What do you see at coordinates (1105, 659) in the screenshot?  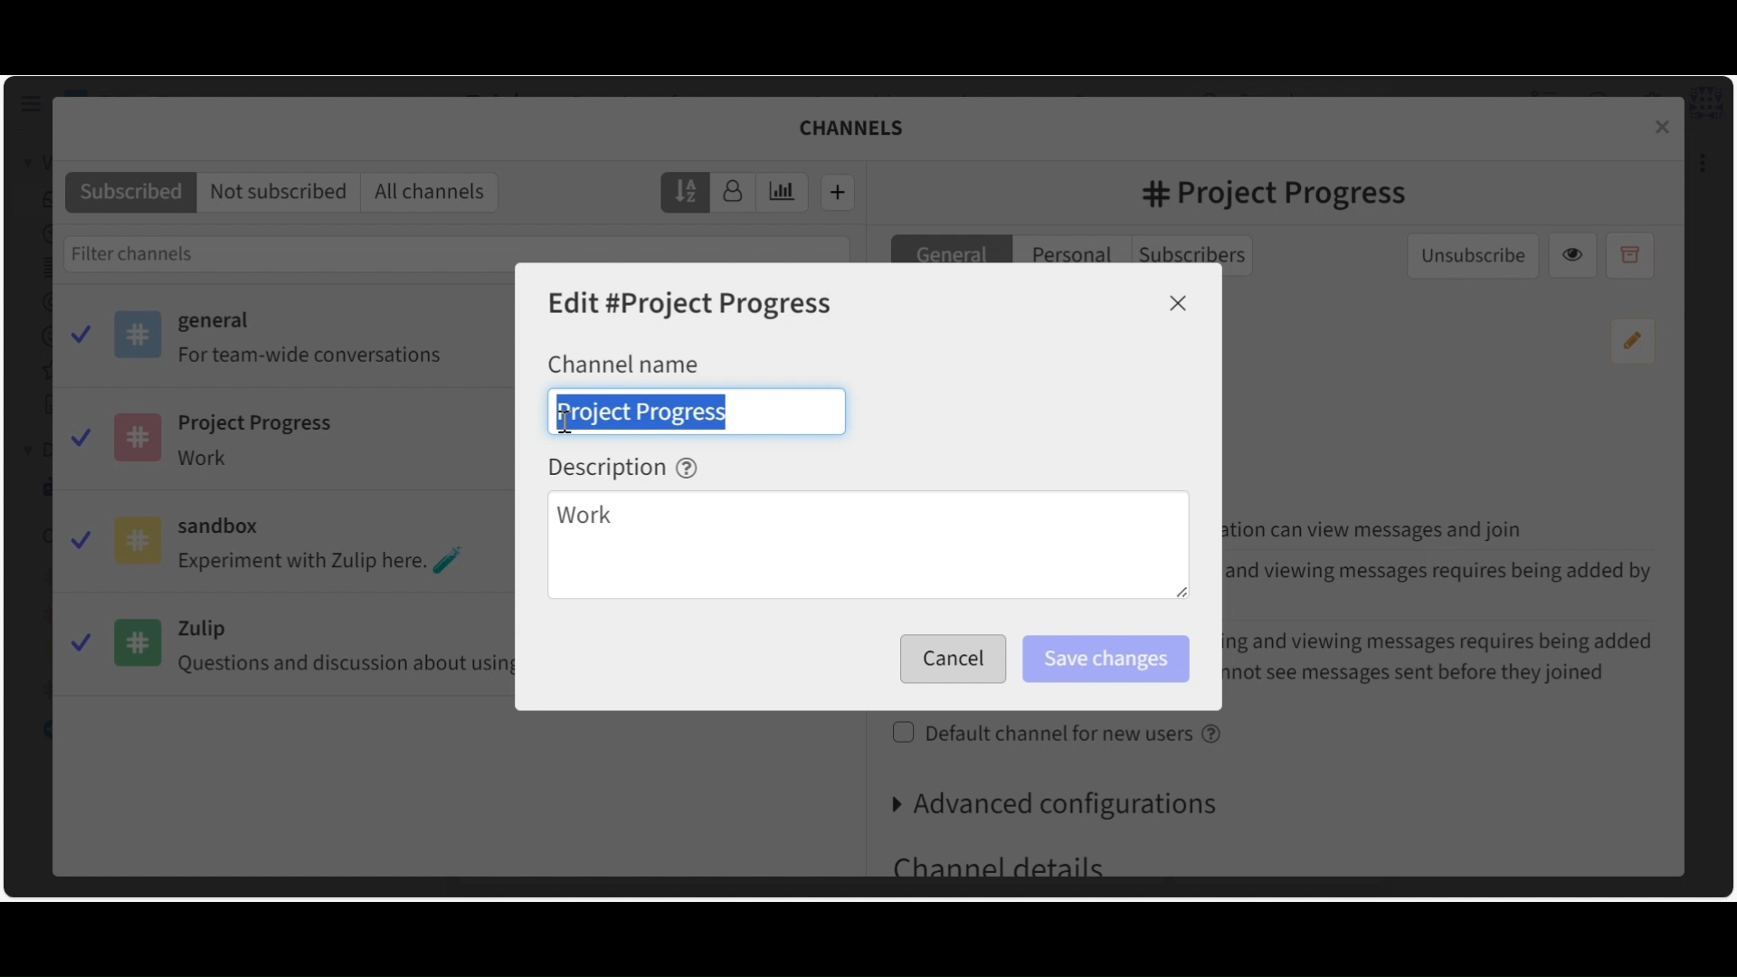 I see `Save Changes` at bounding box center [1105, 659].